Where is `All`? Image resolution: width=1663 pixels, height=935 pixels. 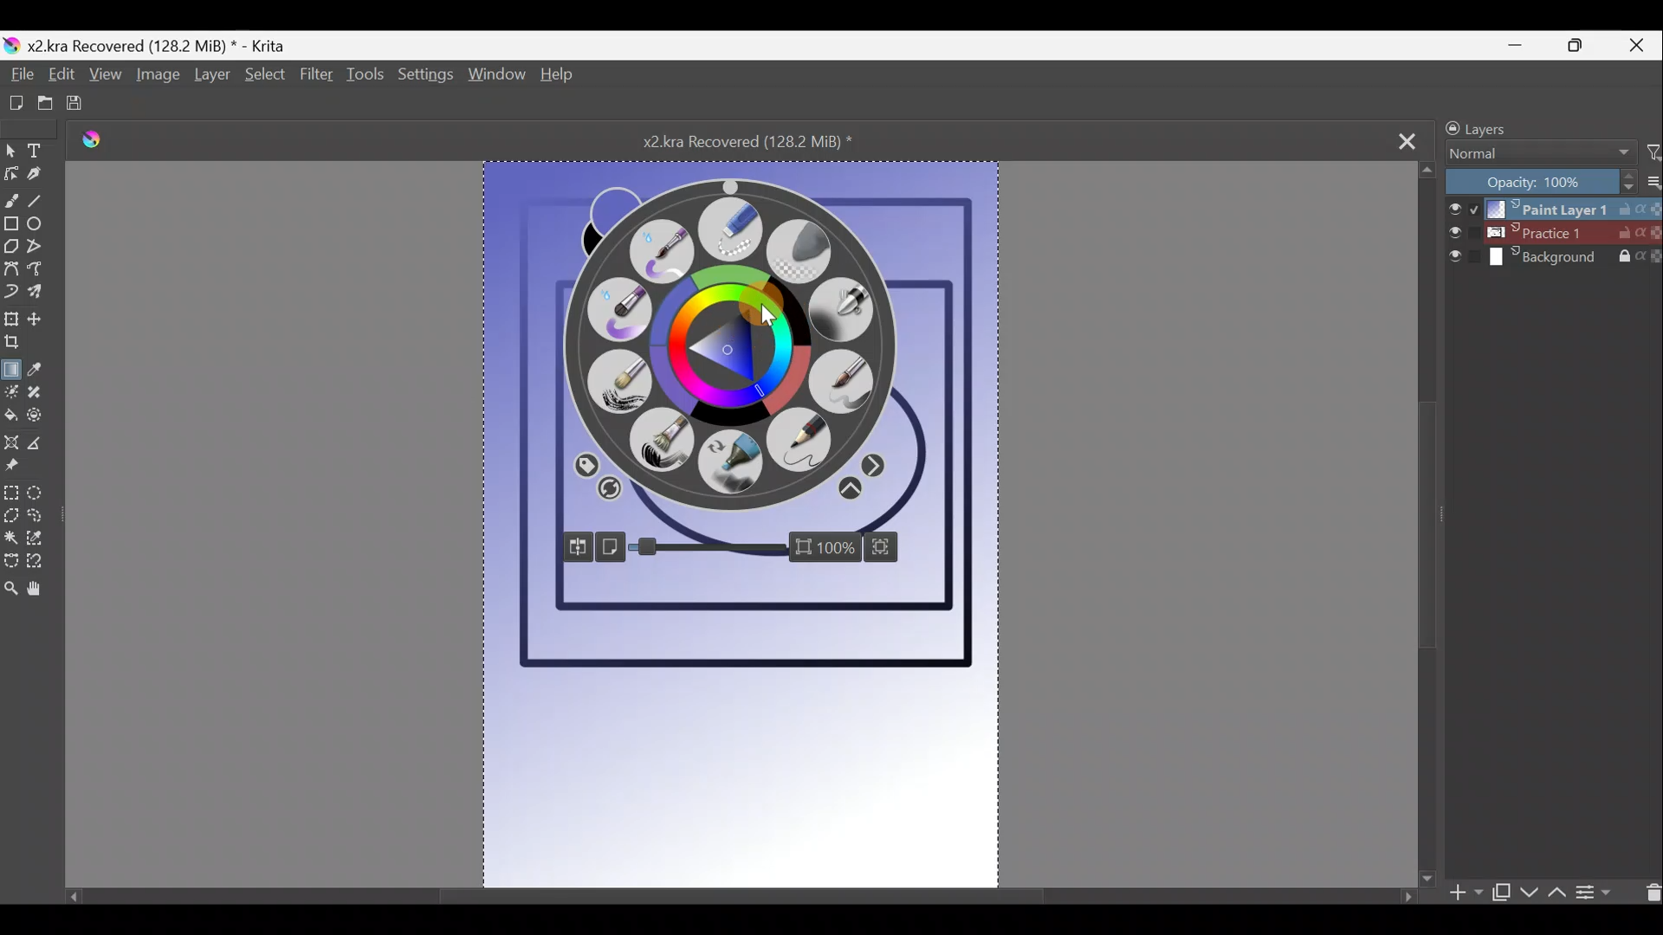 All is located at coordinates (584, 464).